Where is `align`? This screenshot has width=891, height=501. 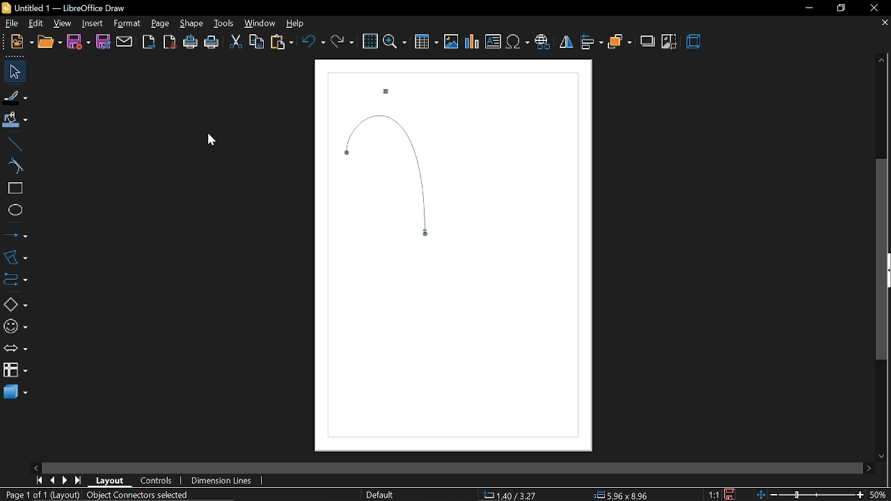
align is located at coordinates (592, 43).